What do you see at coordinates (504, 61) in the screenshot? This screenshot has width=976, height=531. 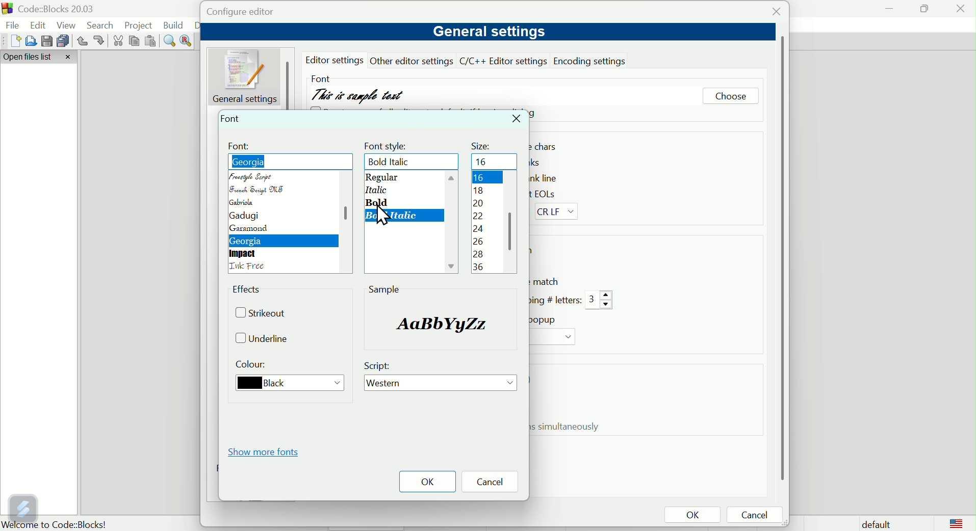 I see `C/C++ editor setting` at bounding box center [504, 61].